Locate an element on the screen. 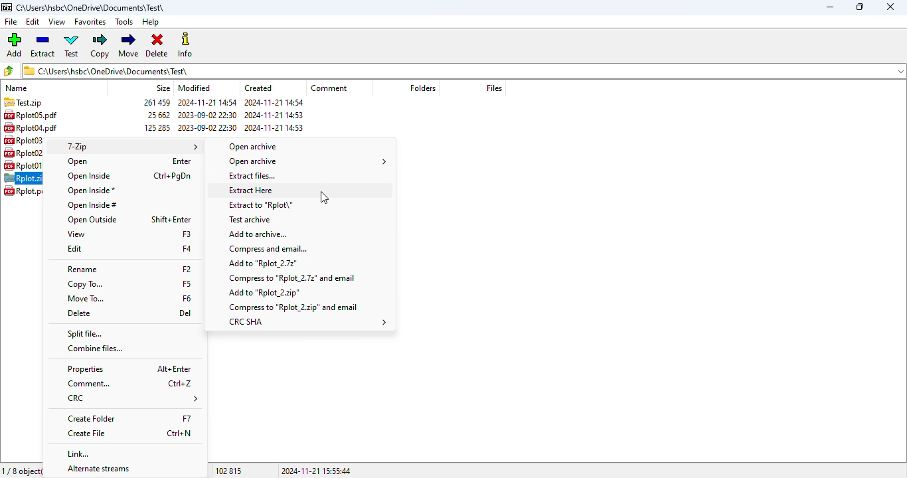 Image resolution: width=907 pixels, height=478 pixels. 1/8 object(s) selected is located at coordinates (23, 471).